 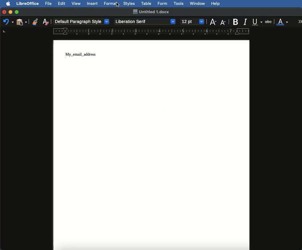 What do you see at coordinates (4, 12) in the screenshot?
I see `Close` at bounding box center [4, 12].